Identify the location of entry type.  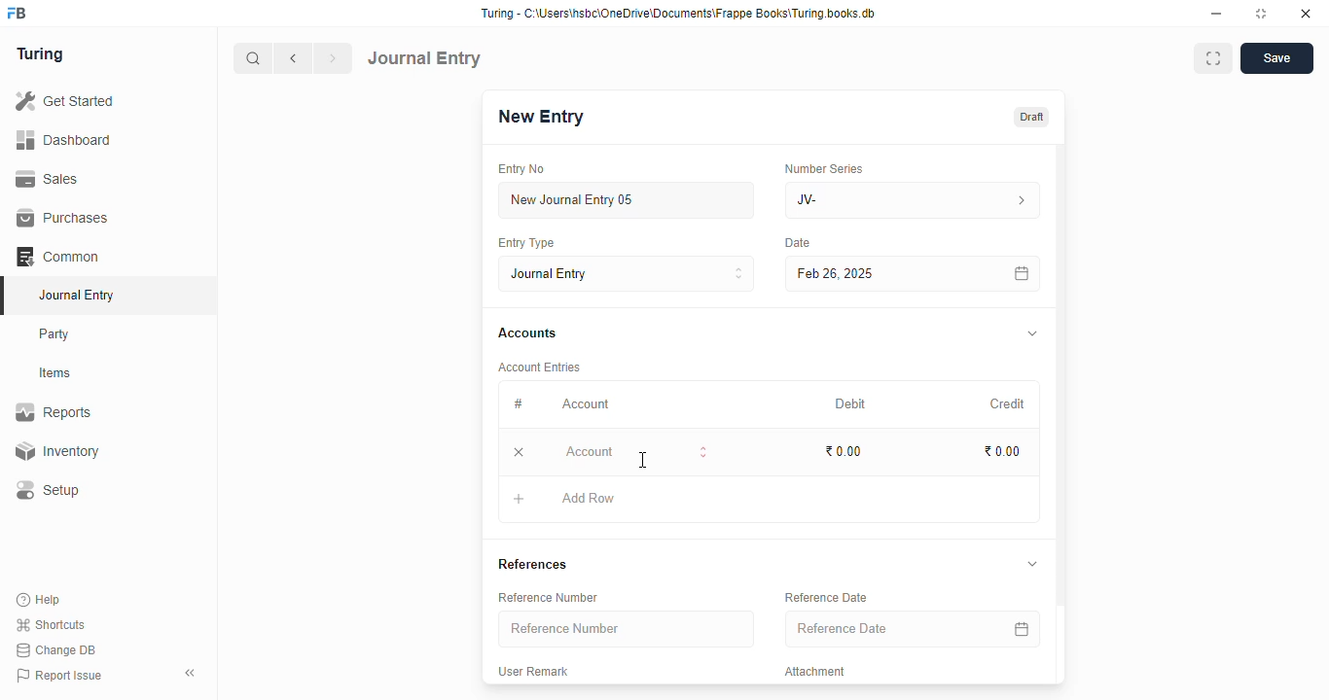
(526, 243).